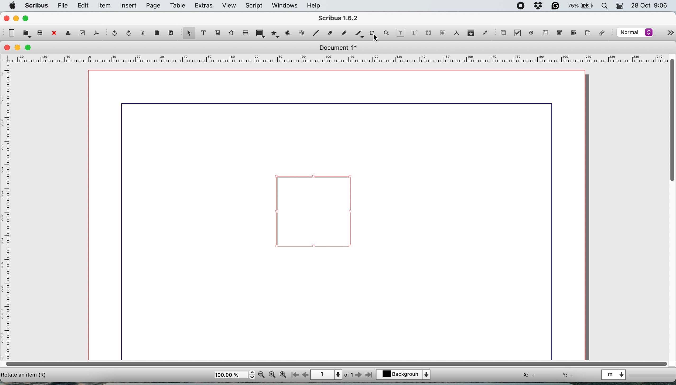 The image size is (676, 385). What do you see at coordinates (6, 18) in the screenshot?
I see `close` at bounding box center [6, 18].